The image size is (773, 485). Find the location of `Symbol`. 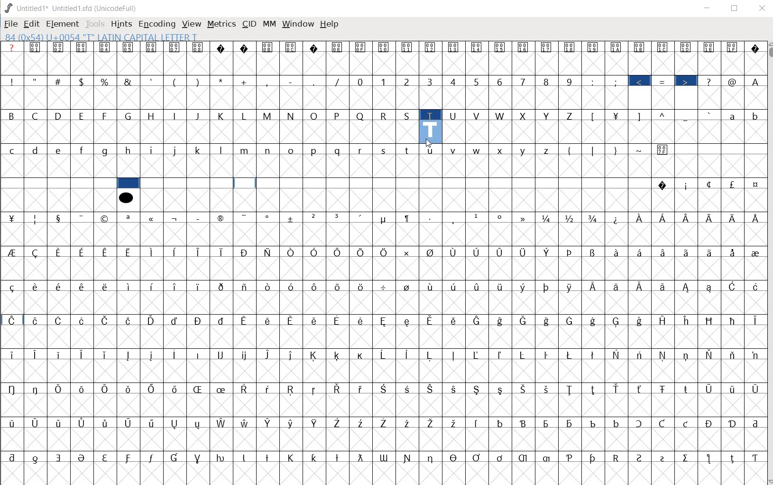

Symbol is located at coordinates (60, 354).